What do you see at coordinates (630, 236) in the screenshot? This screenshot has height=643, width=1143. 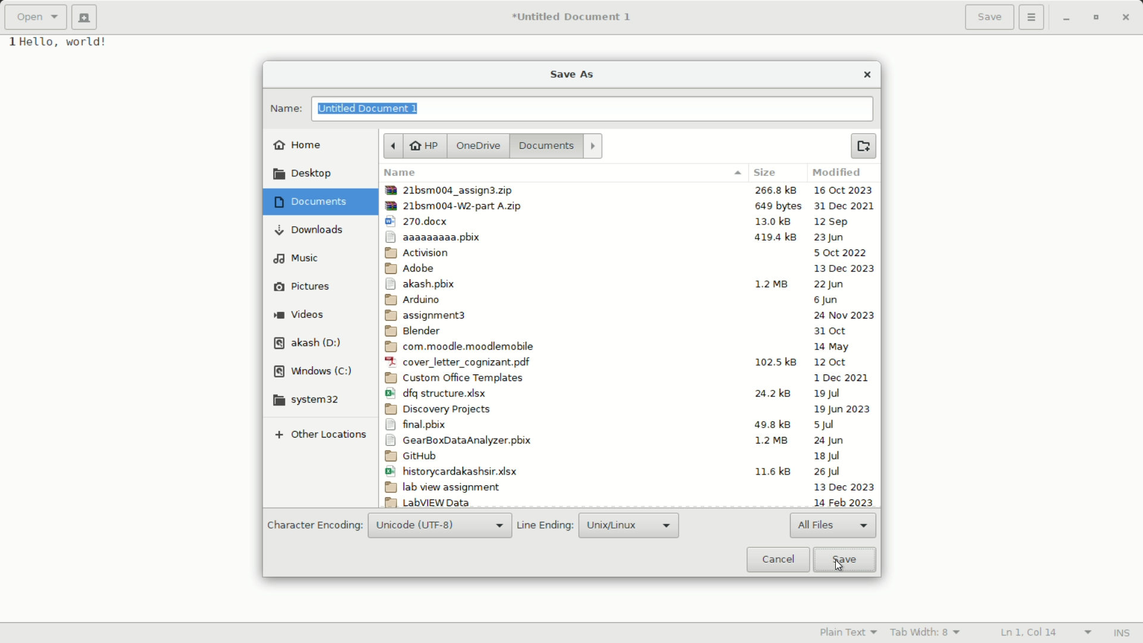 I see `File` at bounding box center [630, 236].